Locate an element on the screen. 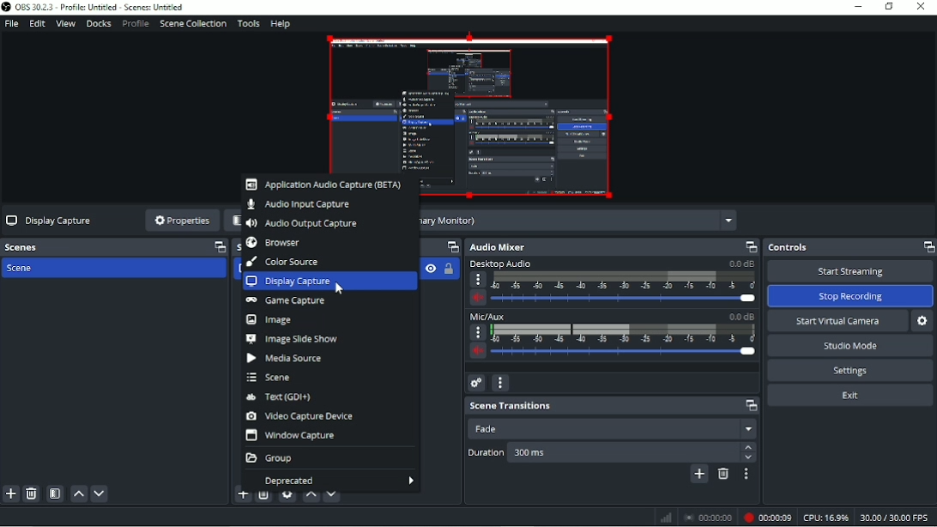 Image resolution: width=937 pixels, height=527 pixels. down arrow is located at coordinates (749, 458).